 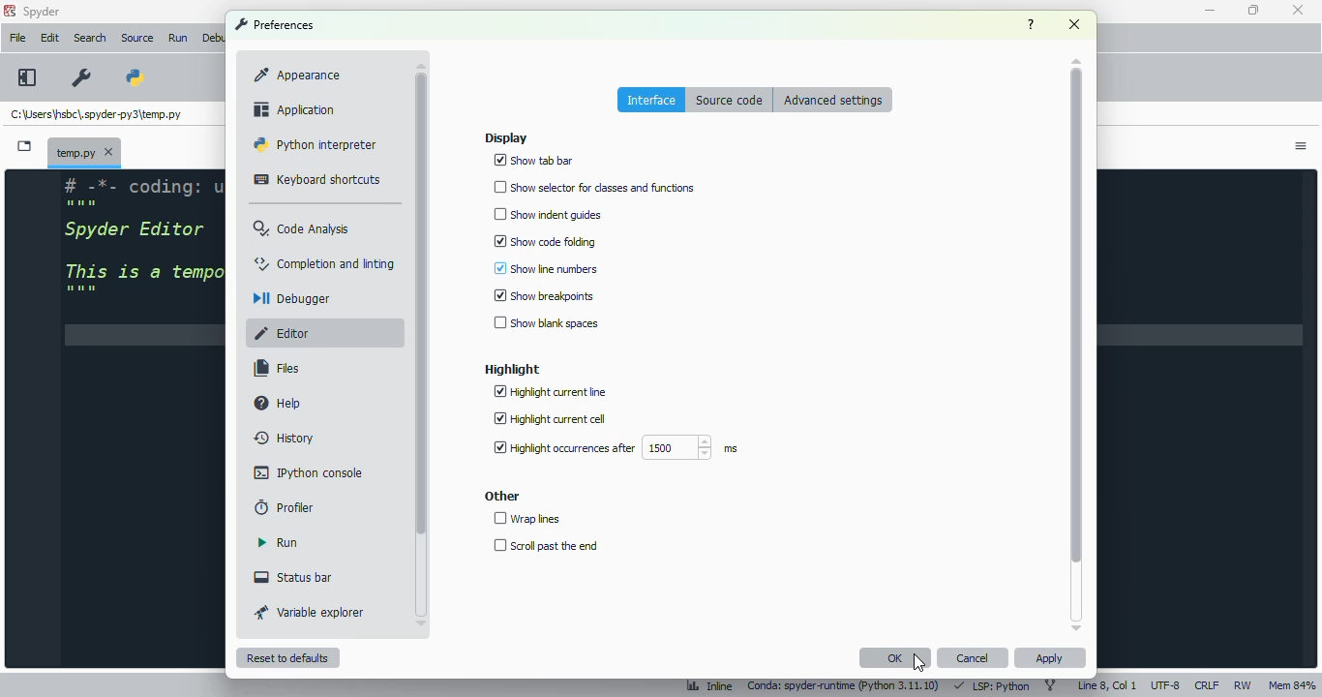 What do you see at coordinates (91, 38) in the screenshot?
I see `search` at bounding box center [91, 38].